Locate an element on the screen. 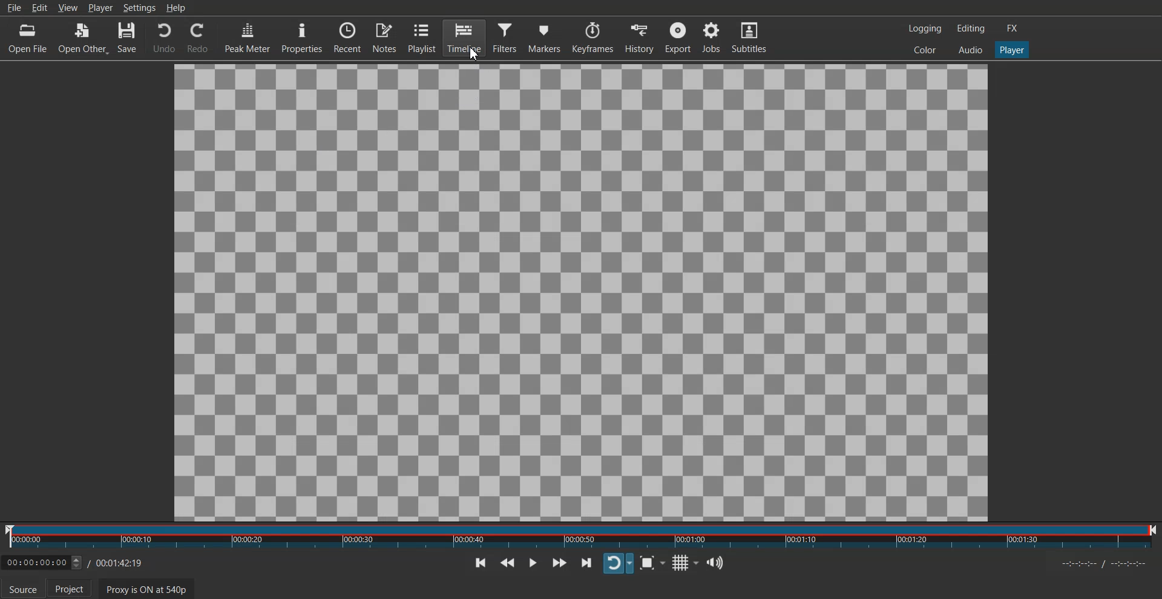  Slider is located at coordinates (581, 536).